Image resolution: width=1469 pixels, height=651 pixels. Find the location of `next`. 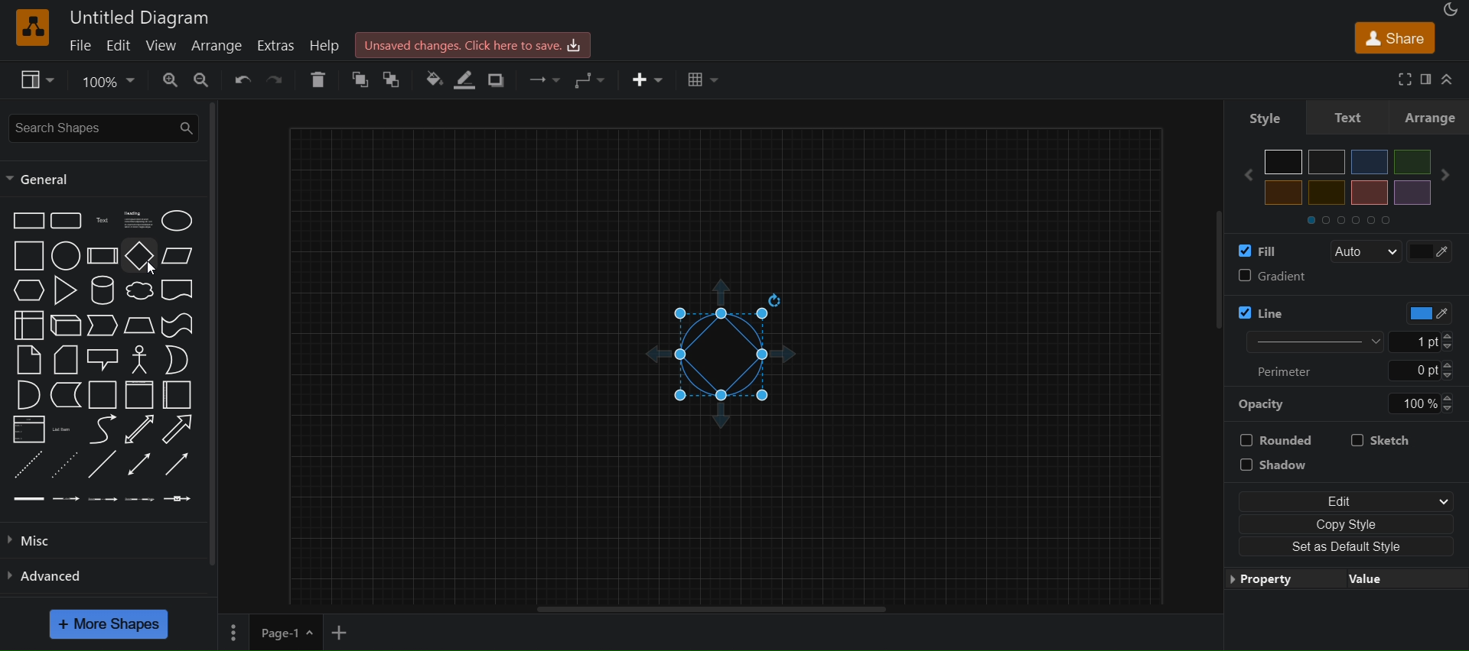

next is located at coordinates (1451, 175).